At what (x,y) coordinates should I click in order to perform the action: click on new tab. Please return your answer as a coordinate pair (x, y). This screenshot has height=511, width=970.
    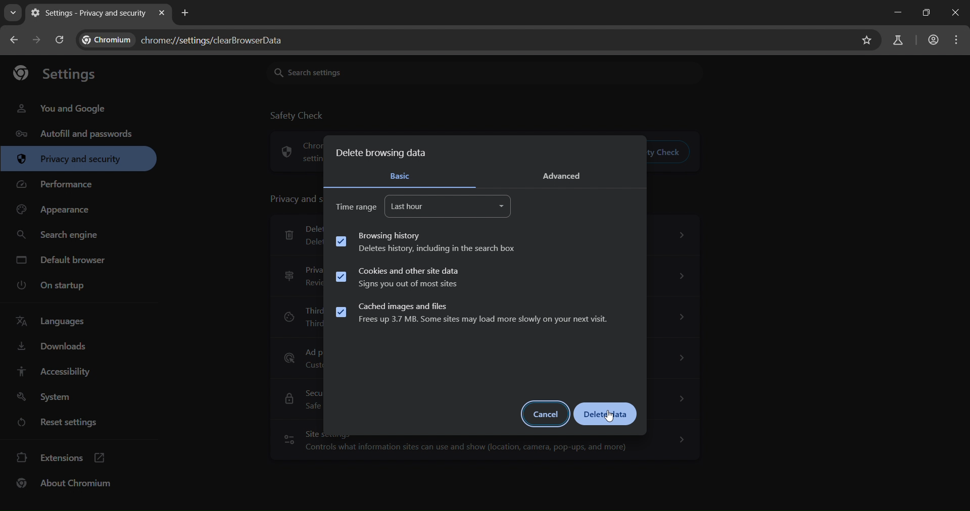
    Looking at the image, I should click on (186, 13).